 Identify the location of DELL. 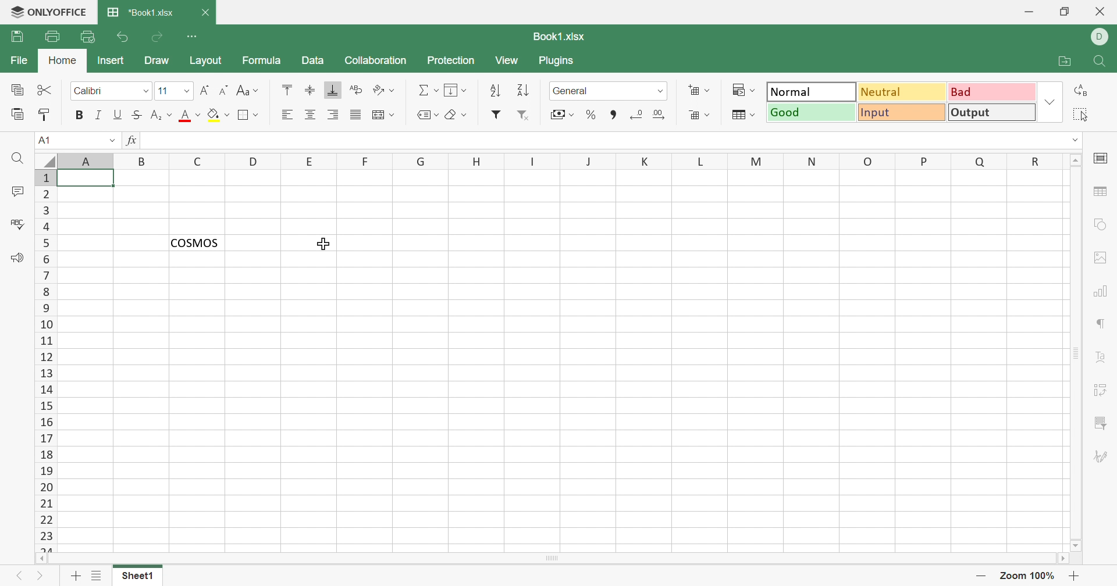
(1100, 37).